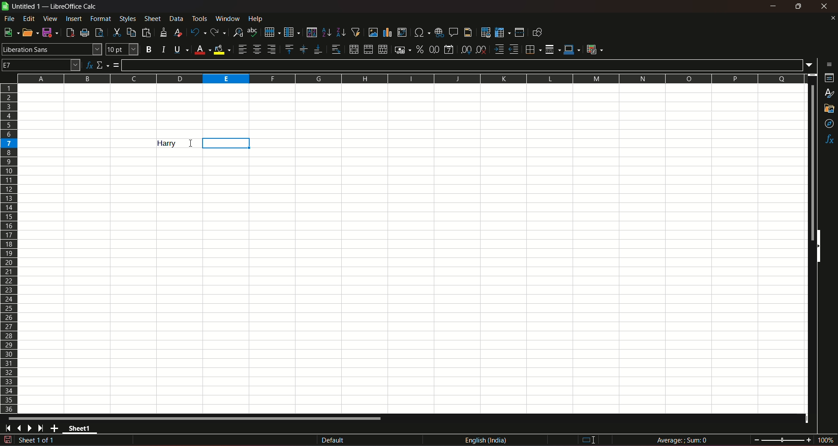 The height and width of the screenshot is (446, 838). Describe the element at coordinates (811, 64) in the screenshot. I see `expand formula bar` at that location.